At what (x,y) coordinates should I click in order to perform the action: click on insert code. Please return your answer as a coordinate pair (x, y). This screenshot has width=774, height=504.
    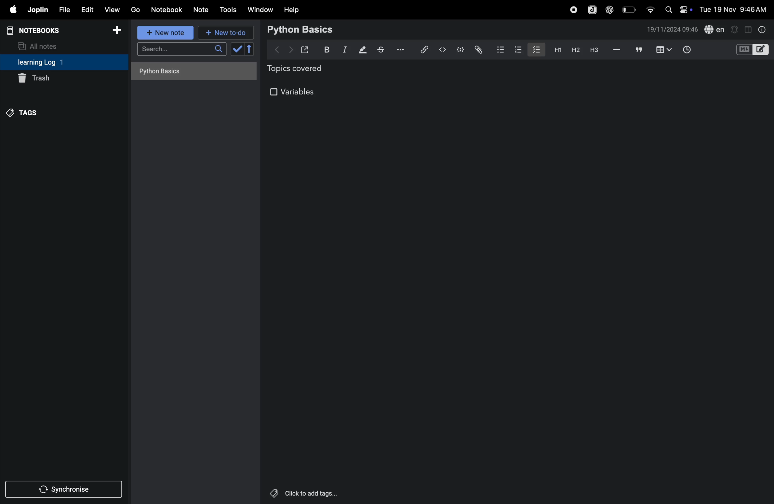
    Looking at the image, I should click on (443, 50).